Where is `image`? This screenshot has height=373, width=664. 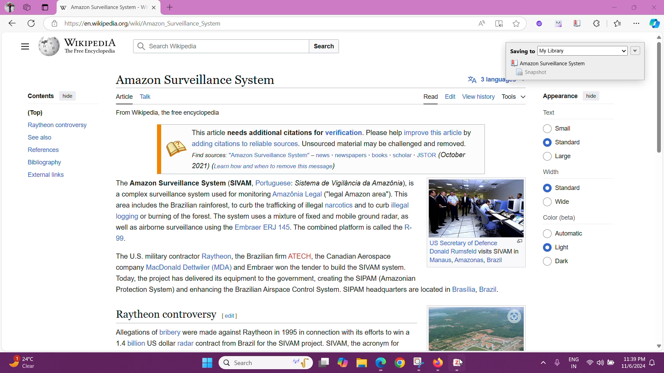
image is located at coordinates (473, 207).